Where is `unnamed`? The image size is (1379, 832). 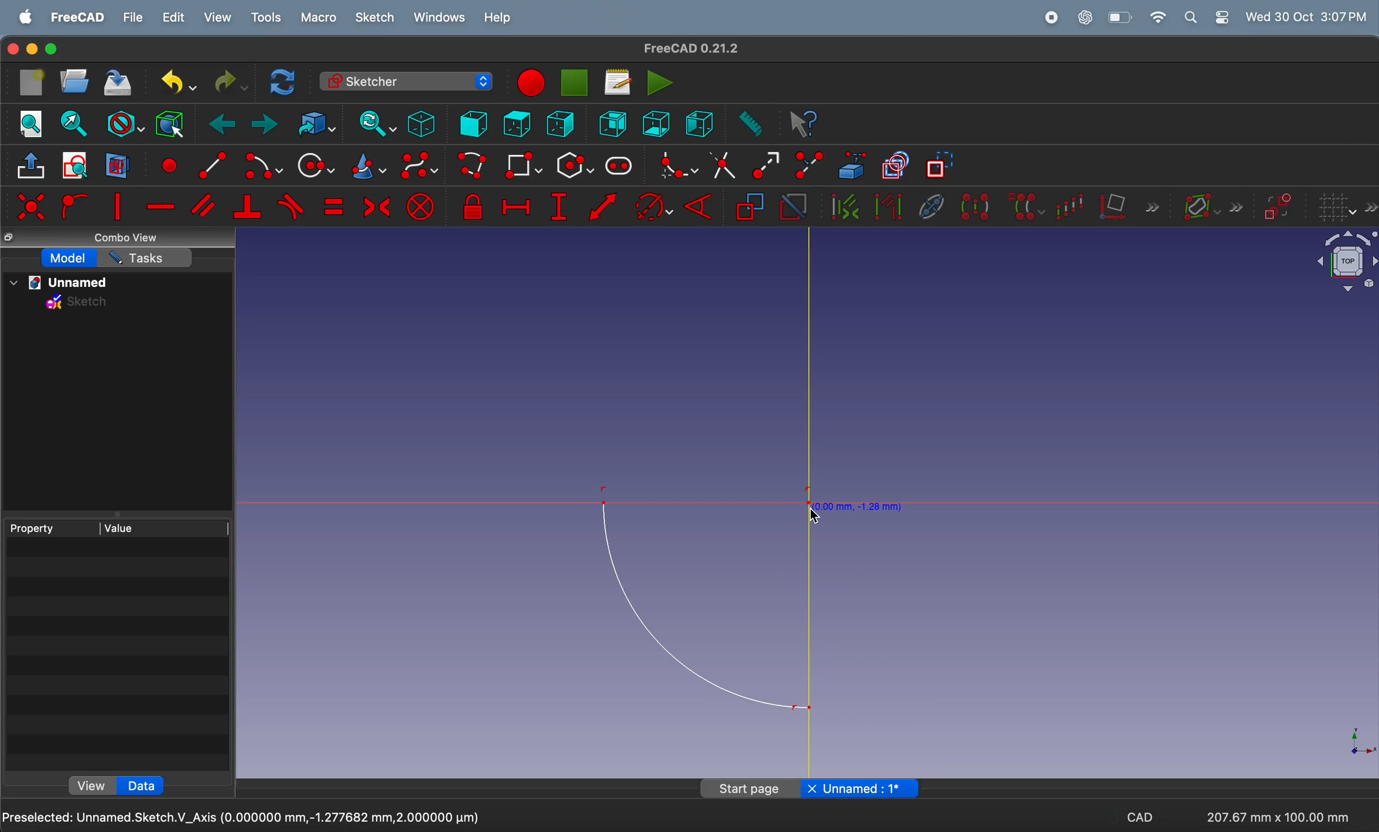
unnamed is located at coordinates (64, 283).